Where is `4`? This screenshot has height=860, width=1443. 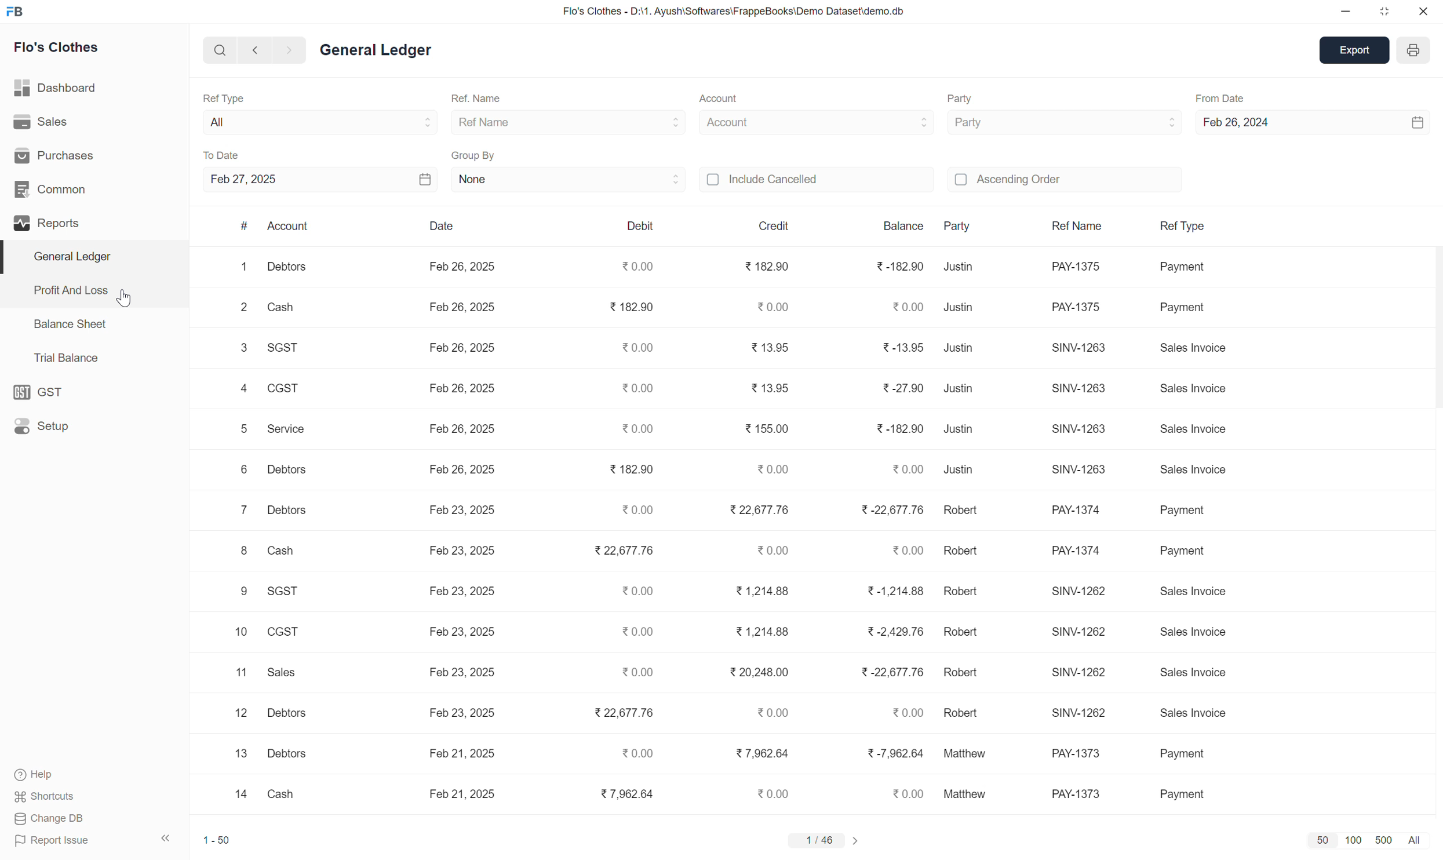 4 is located at coordinates (240, 391).